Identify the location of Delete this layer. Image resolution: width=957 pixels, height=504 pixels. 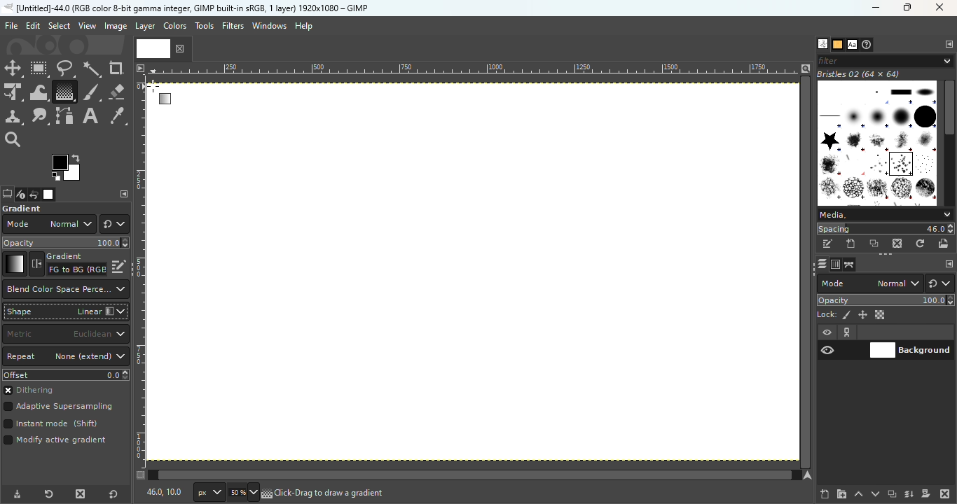
(946, 494).